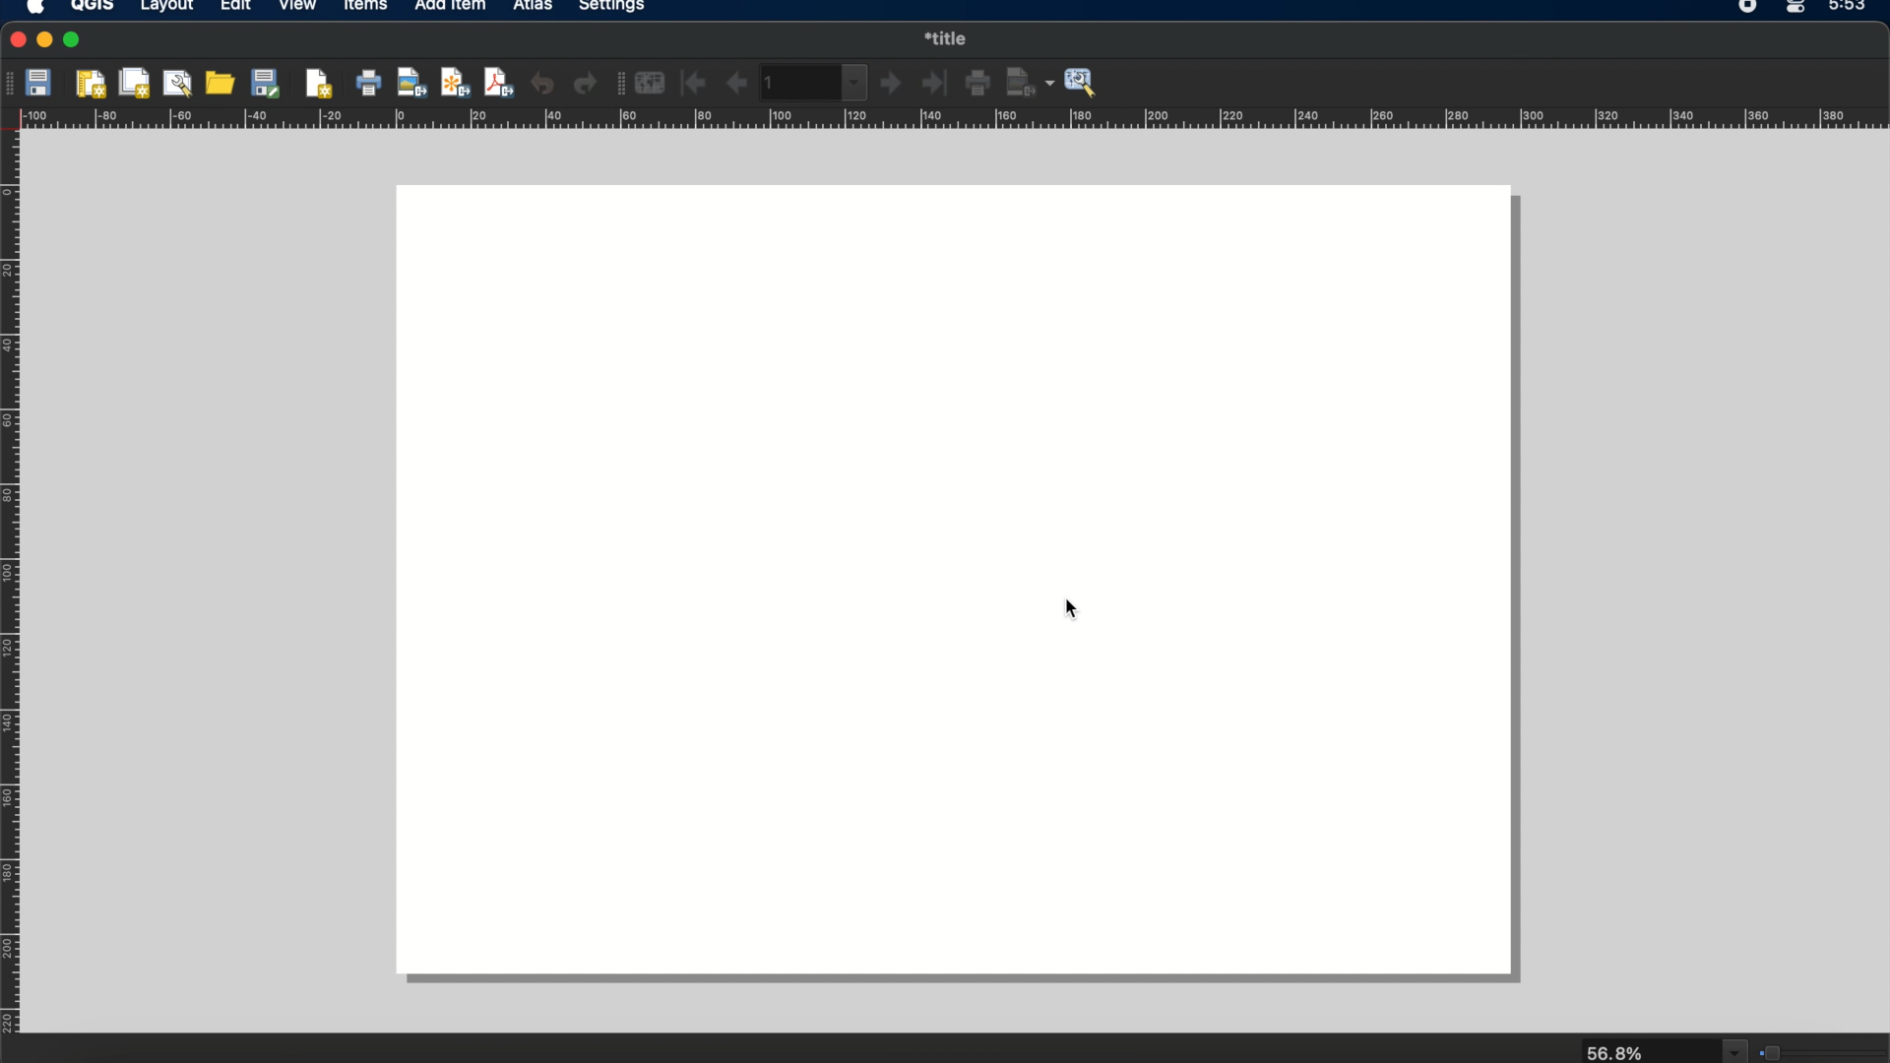  I want to click on layout tool bar, so click(12, 83).